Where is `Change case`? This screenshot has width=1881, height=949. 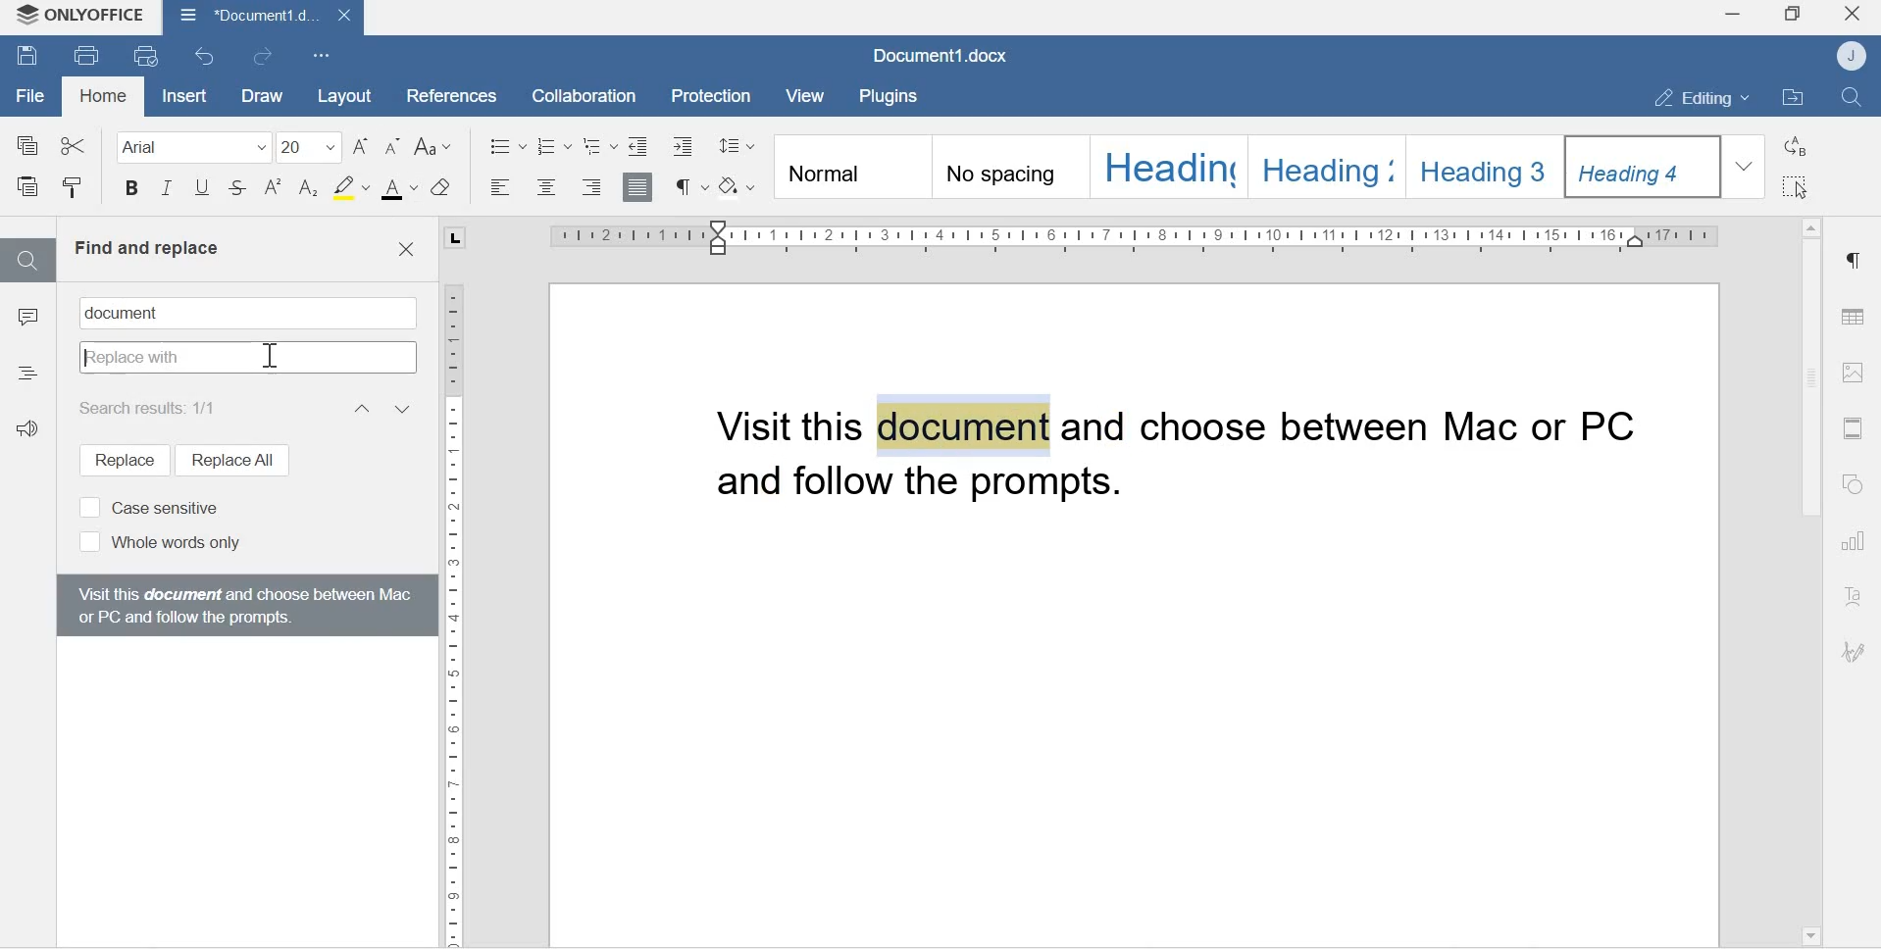
Change case is located at coordinates (436, 147).